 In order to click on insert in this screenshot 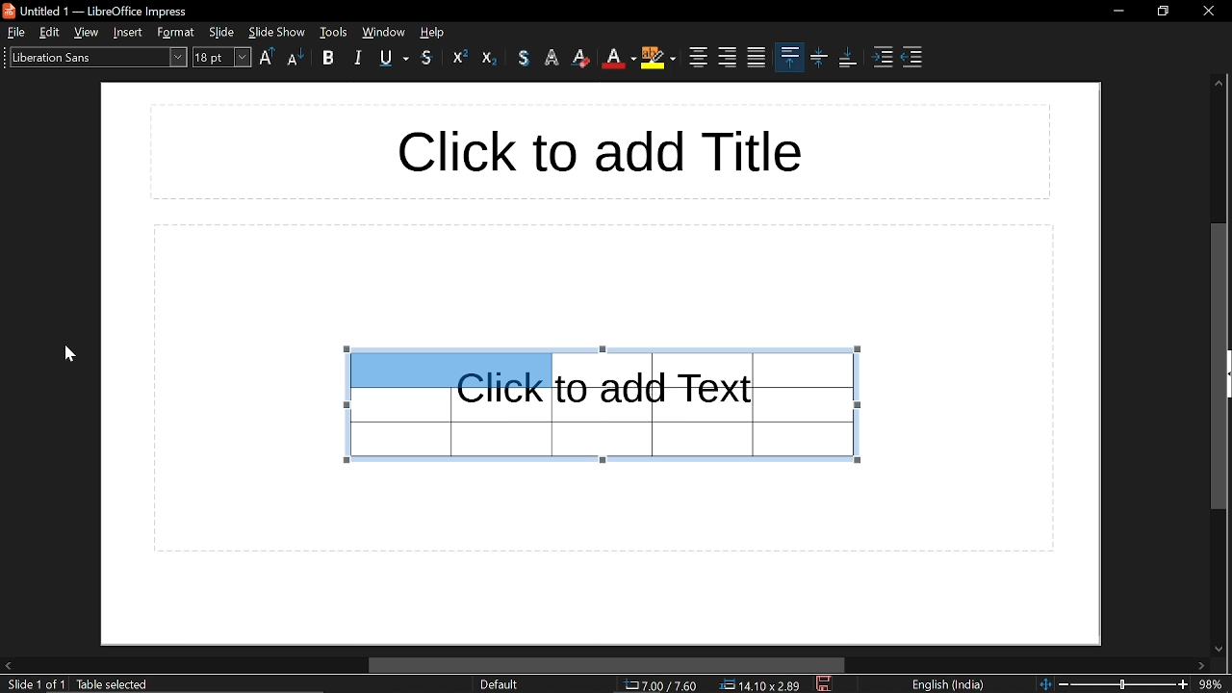, I will do `click(129, 32)`.